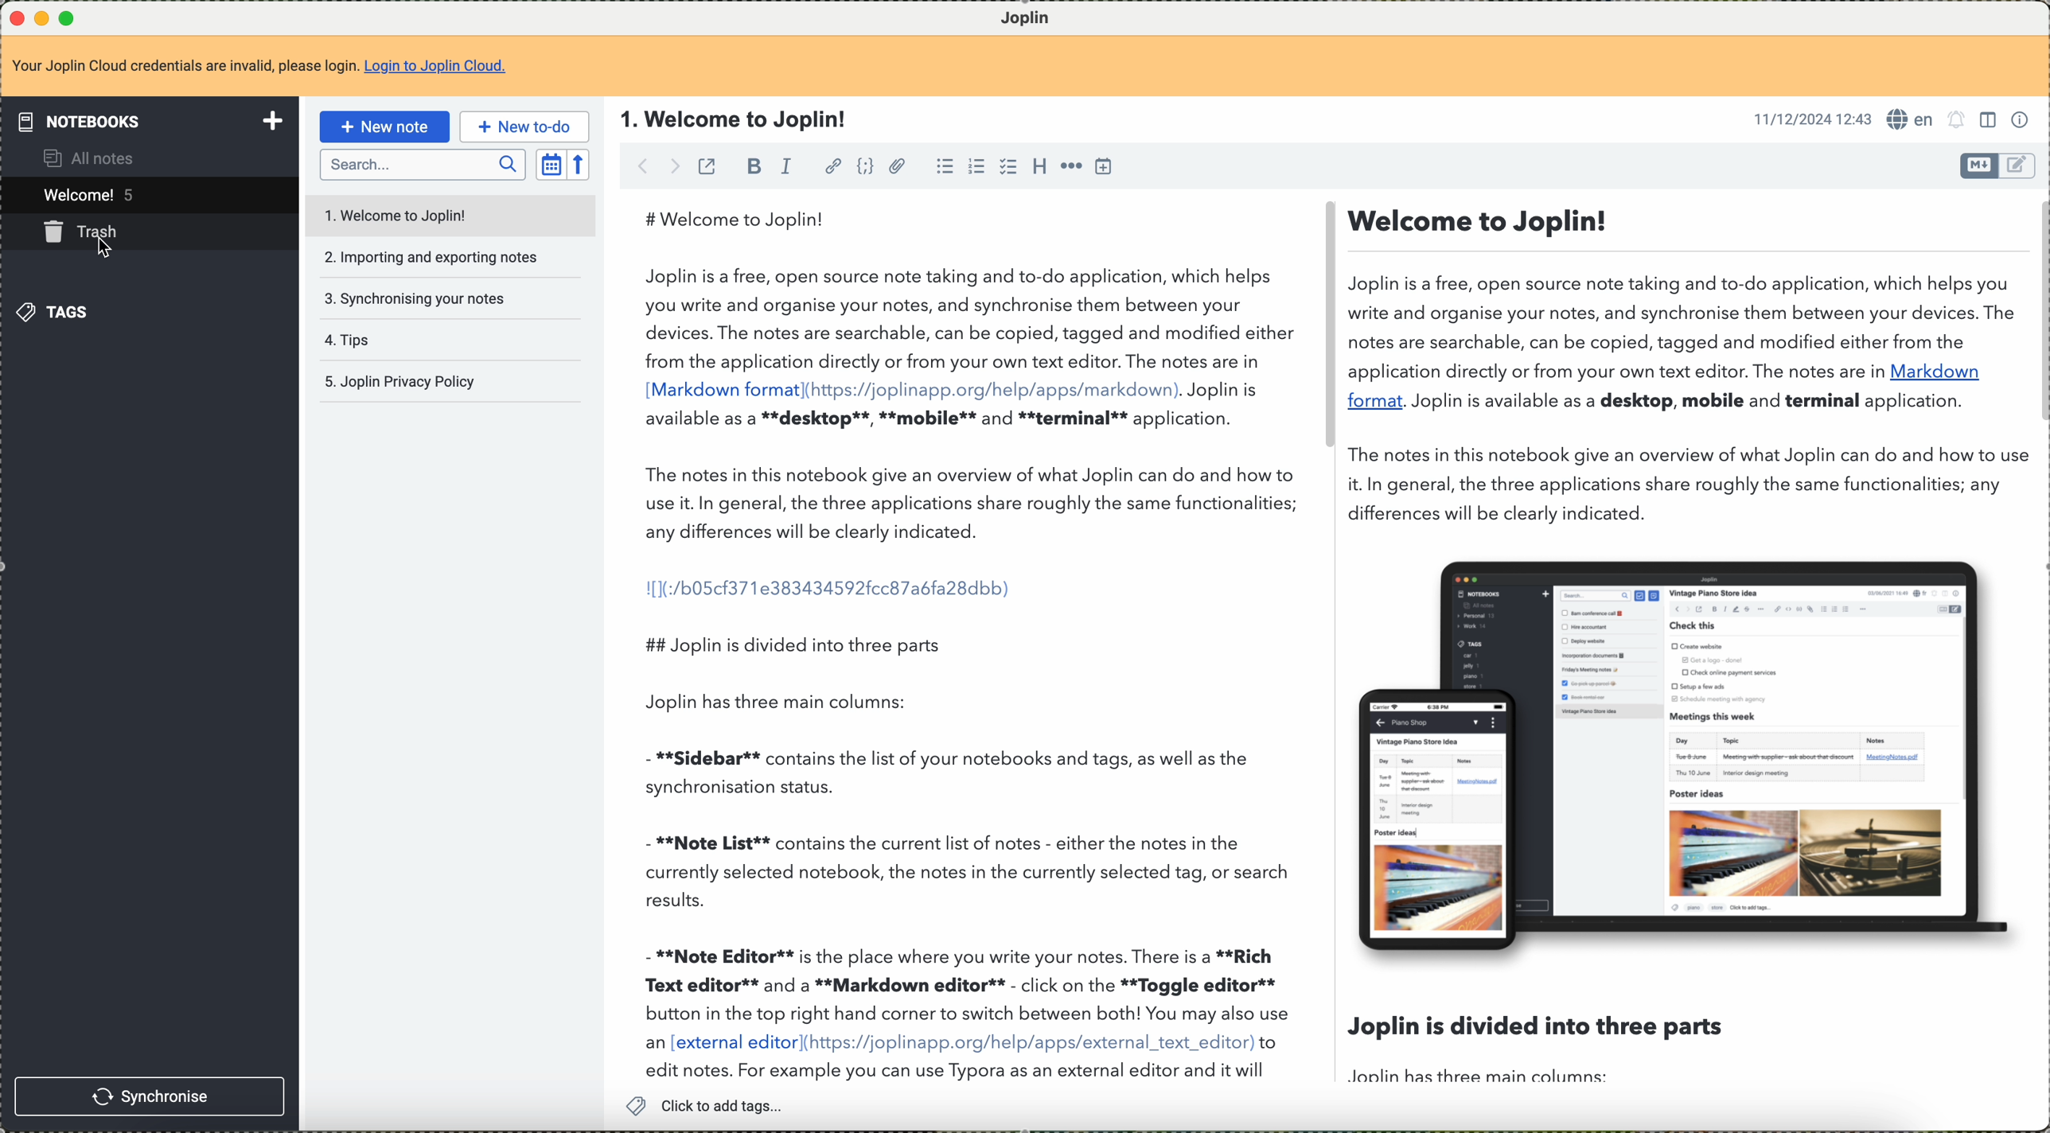  What do you see at coordinates (550, 163) in the screenshot?
I see `toggle sort order field` at bounding box center [550, 163].